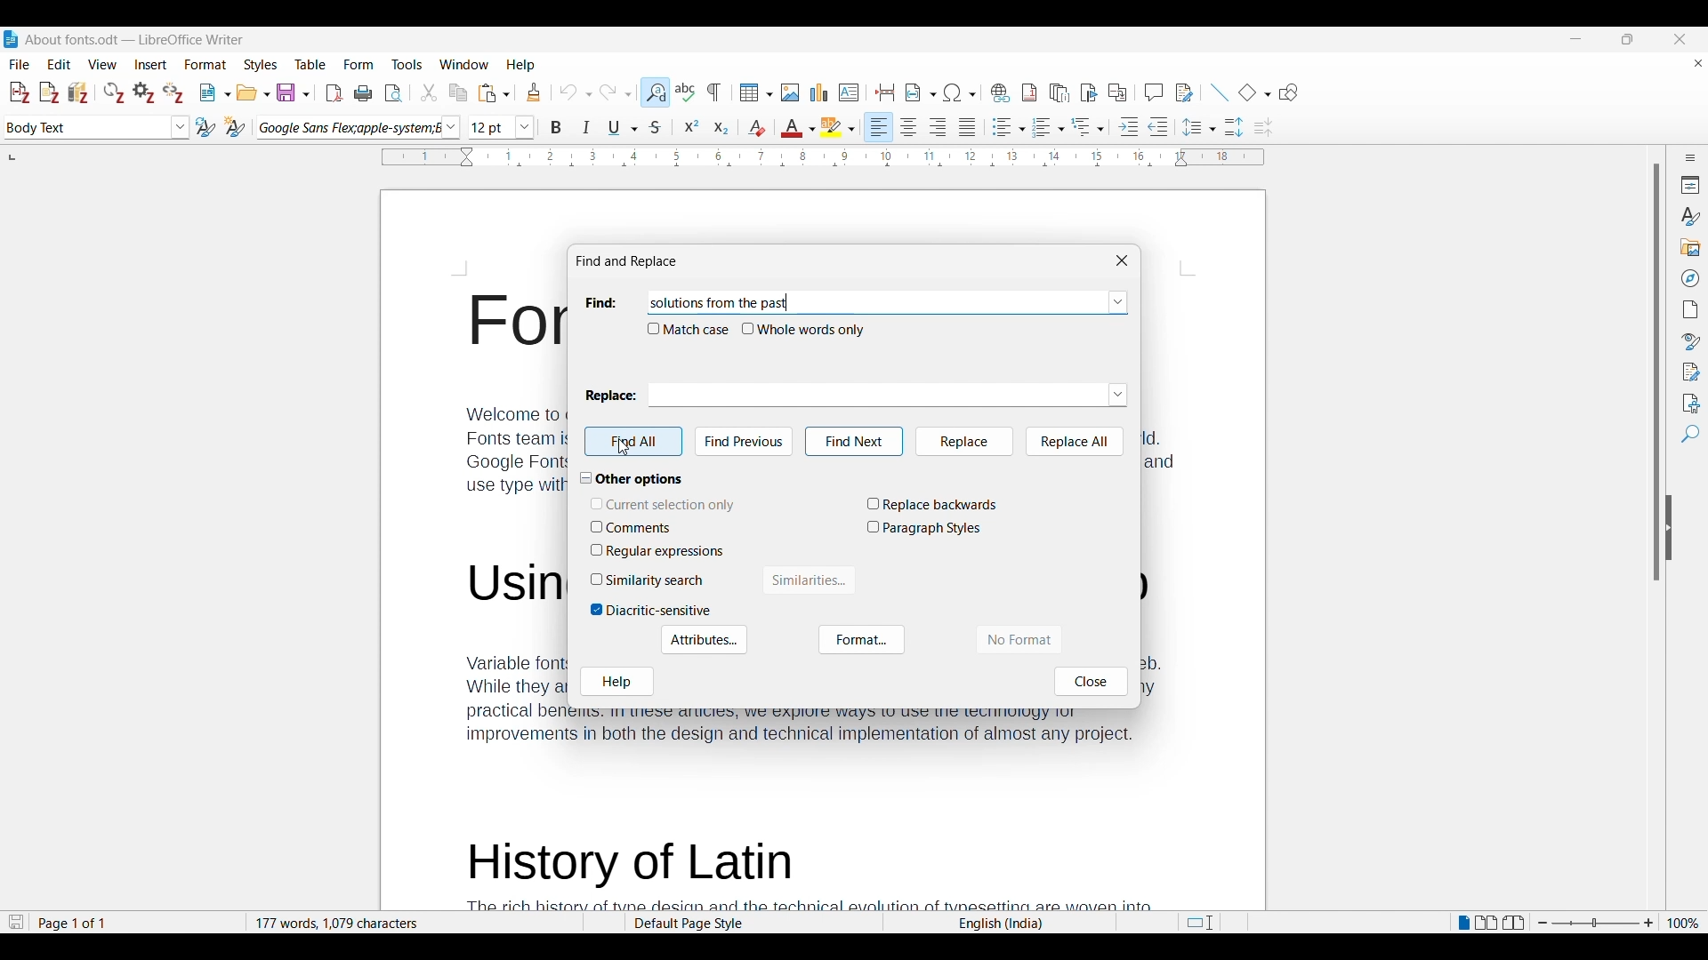  What do you see at coordinates (797, 129) in the screenshot?
I see `font color` at bounding box center [797, 129].